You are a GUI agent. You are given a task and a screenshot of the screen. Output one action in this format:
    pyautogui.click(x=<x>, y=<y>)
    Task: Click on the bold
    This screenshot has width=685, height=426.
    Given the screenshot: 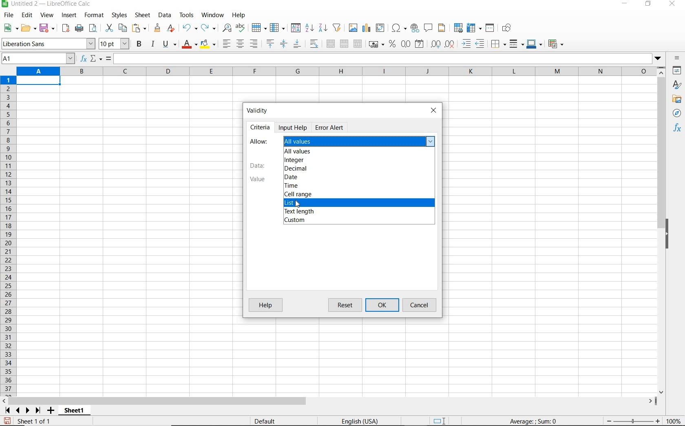 What is the action you would take?
    pyautogui.click(x=140, y=44)
    